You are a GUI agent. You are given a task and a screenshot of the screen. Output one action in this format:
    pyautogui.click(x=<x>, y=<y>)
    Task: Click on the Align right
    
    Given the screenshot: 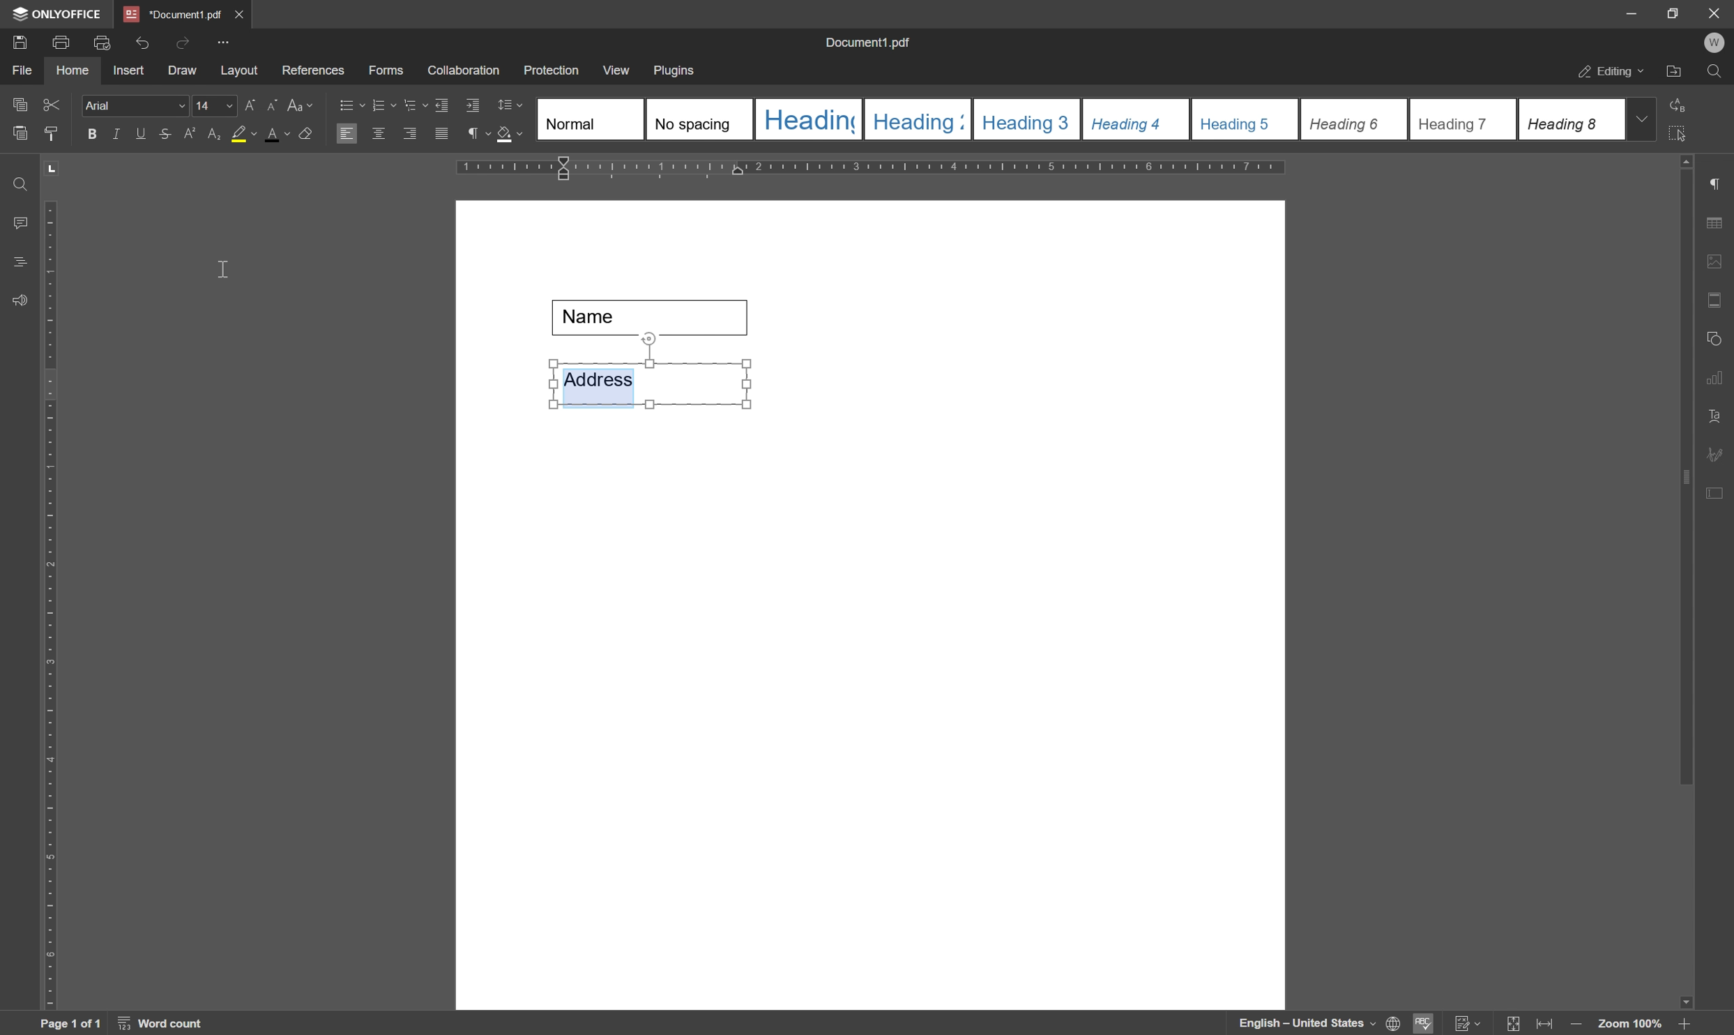 What is the action you would take?
    pyautogui.click(x=411, y=135)
    